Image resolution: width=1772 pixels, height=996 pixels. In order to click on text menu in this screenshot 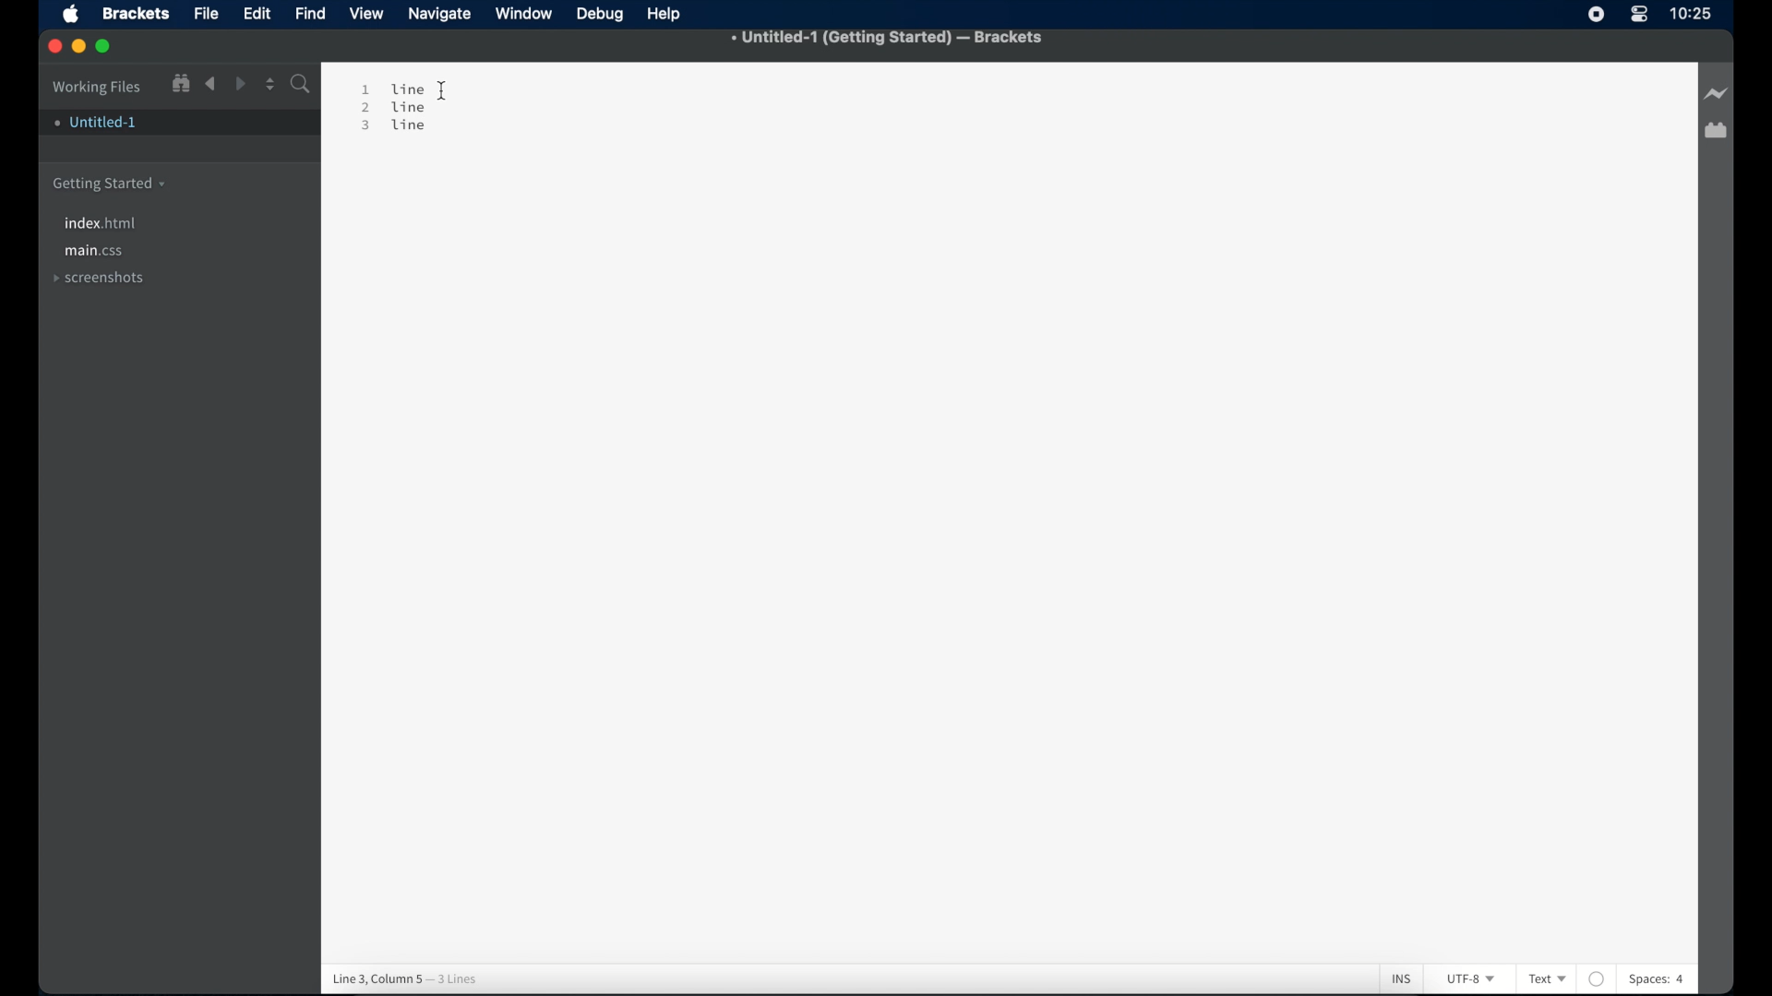, I will do `click(1547, 978)`.